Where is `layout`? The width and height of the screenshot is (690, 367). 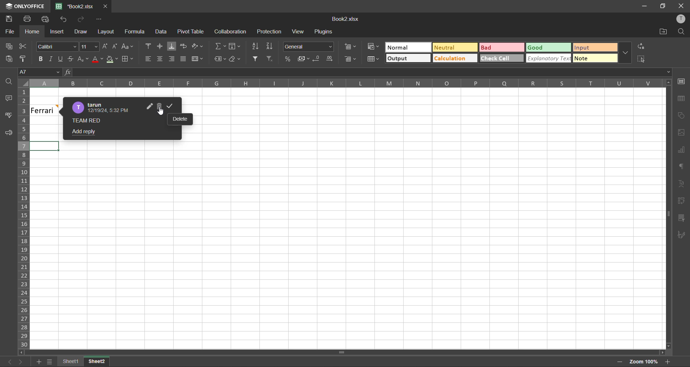 layout is located at coordinates (106, 33).